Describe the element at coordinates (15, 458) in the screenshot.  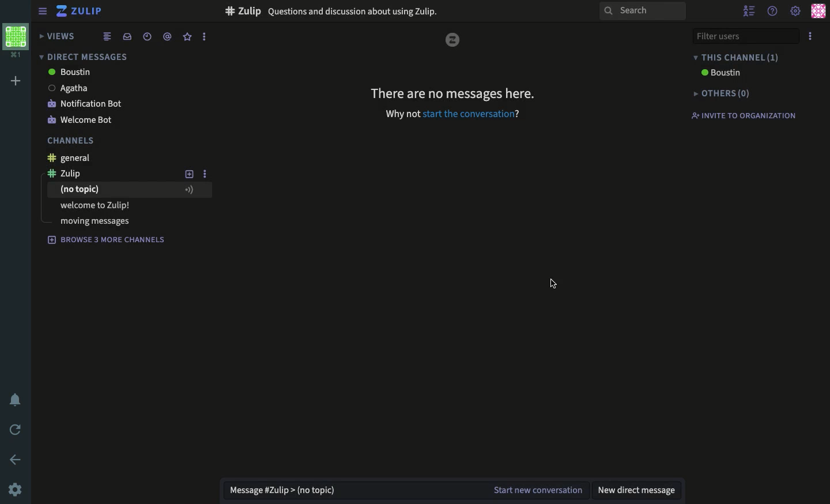
I see `back` at that location.